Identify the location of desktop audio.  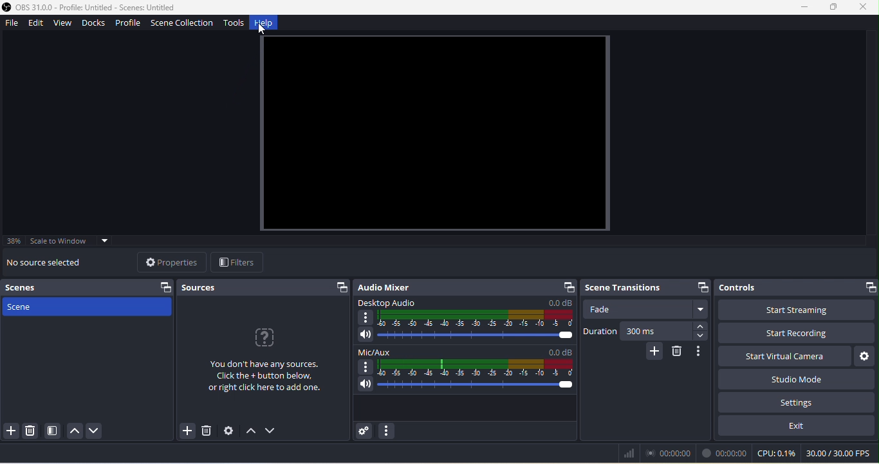
(463, 314).